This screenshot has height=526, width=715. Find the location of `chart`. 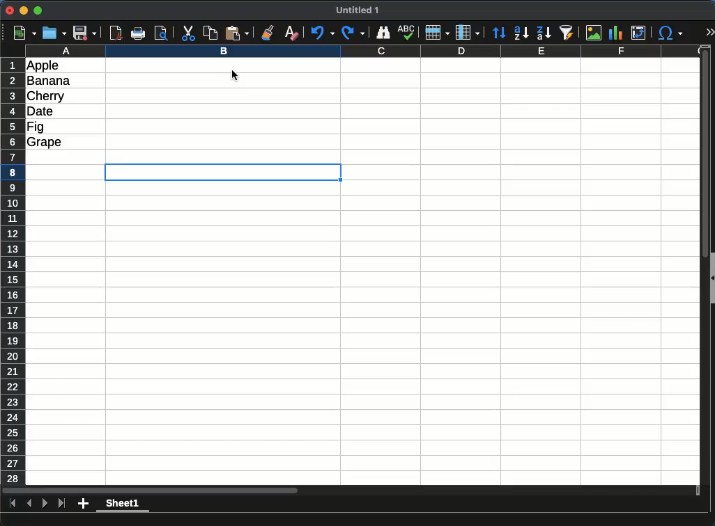

chart is located at coordinates (616, 33).